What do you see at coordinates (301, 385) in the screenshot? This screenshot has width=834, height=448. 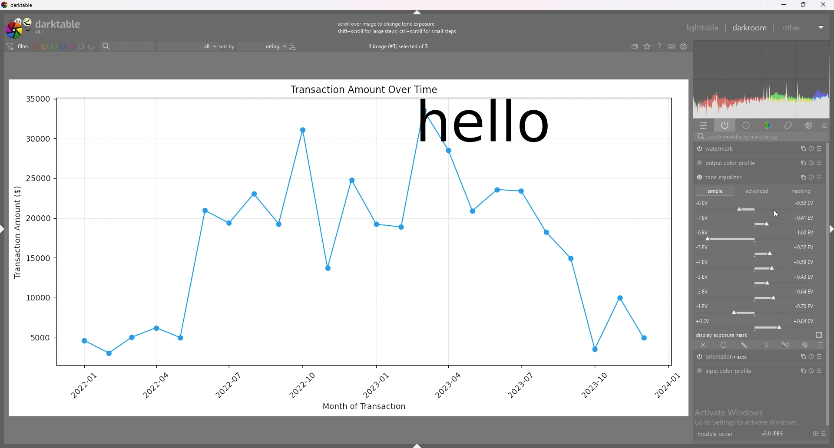 I see `2022-10` at bounding box center [301, 385].